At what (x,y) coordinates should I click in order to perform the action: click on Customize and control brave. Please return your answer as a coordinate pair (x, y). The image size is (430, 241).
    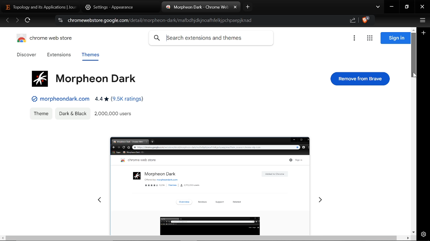
    Looking at the image, I should click on (422, 21).